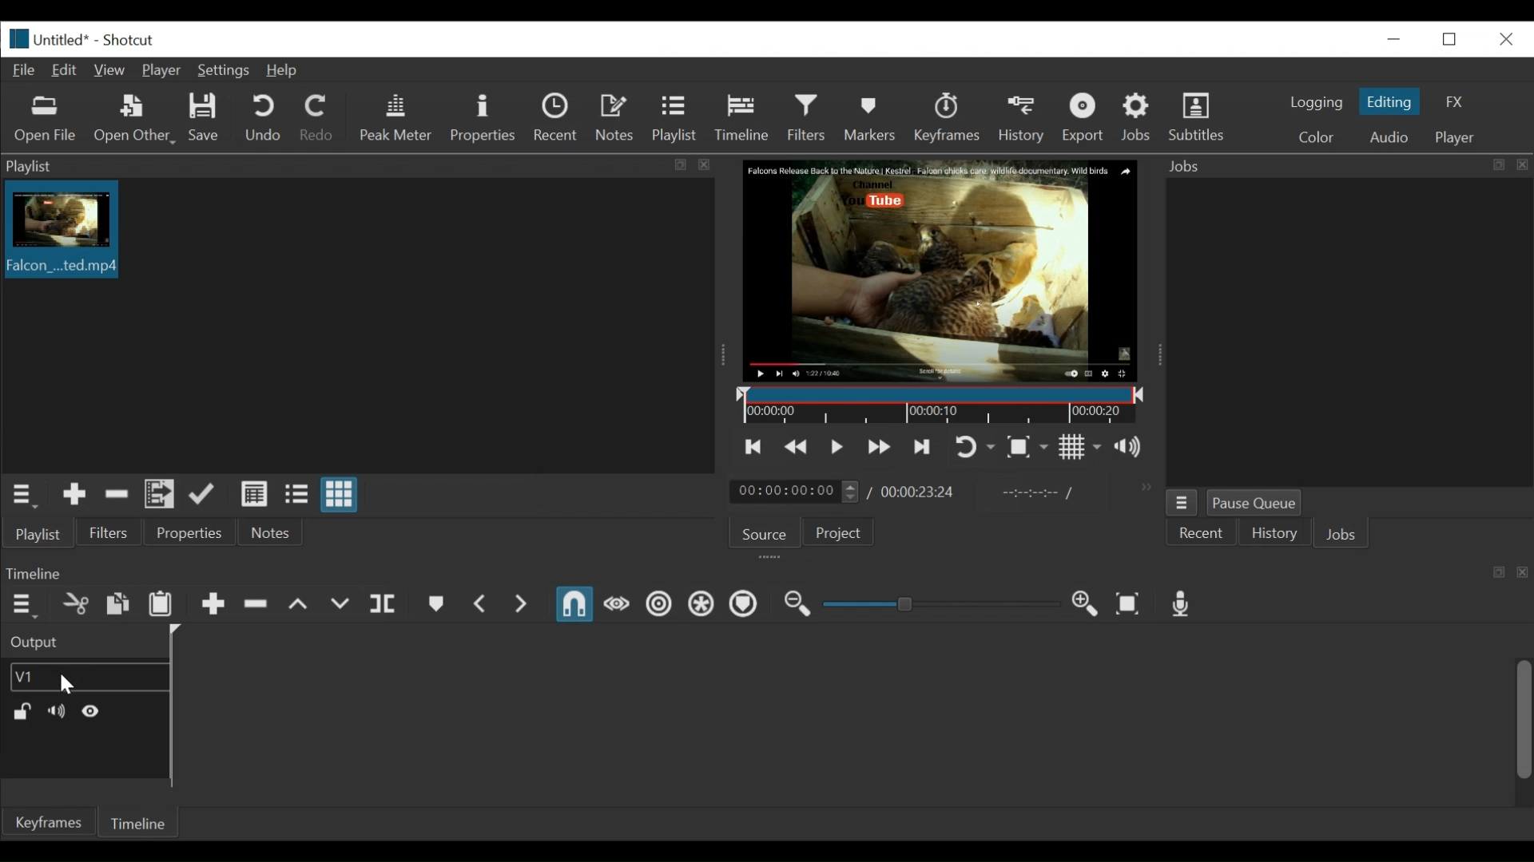  What do you see at coordinates (296, 496) in the screenshot?
I see `View as files` at bounding box center [296, 496].